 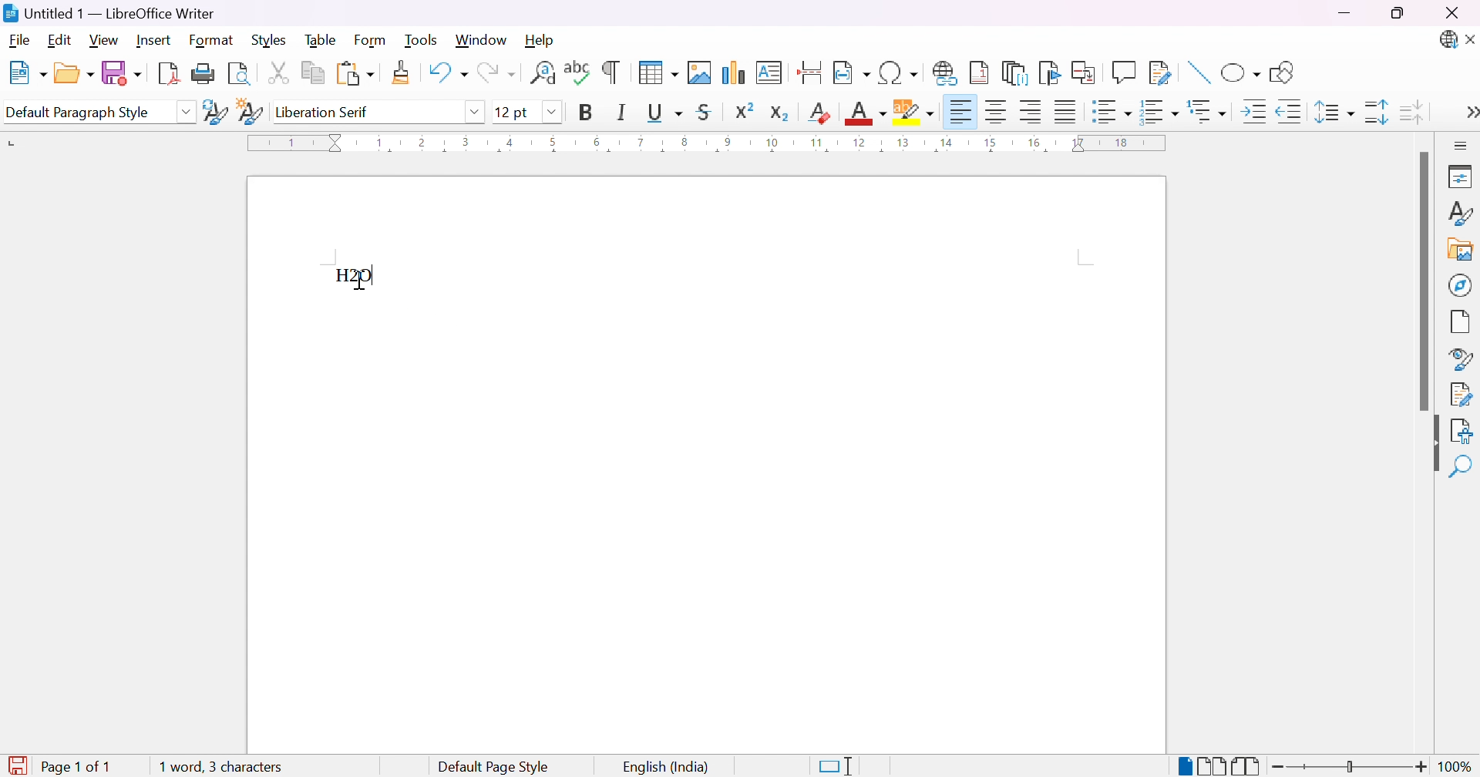 What do you see at coordinates (21, 42) in the screenshot?
I see `File` at bounding box center [21, 42].